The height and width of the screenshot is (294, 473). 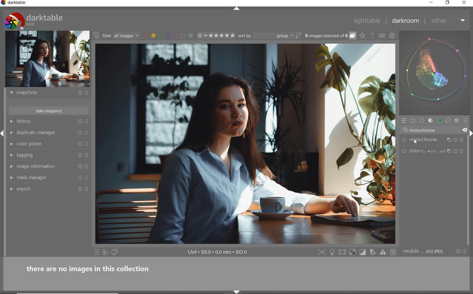 I want to click on shift+ctrl+f, so click(x=322, y=252).